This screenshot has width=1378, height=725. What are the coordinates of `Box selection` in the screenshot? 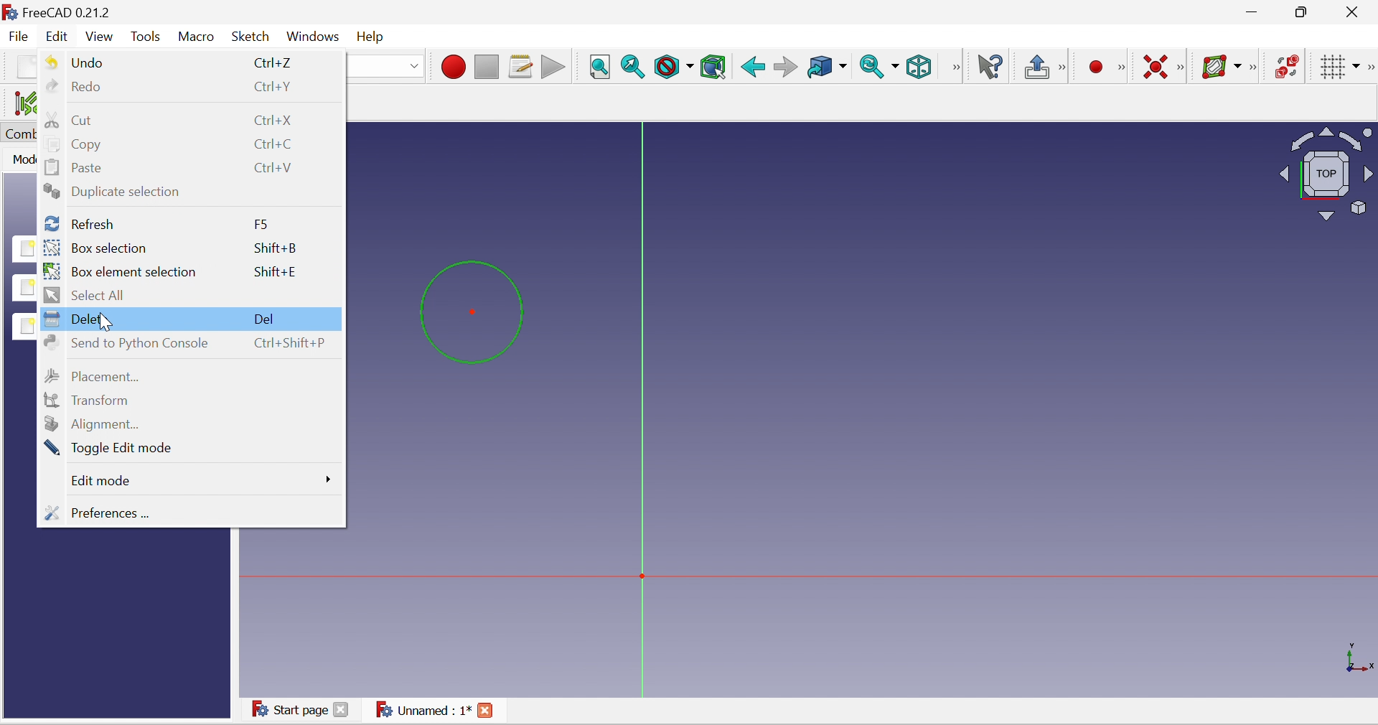 It's located at (97, 248).